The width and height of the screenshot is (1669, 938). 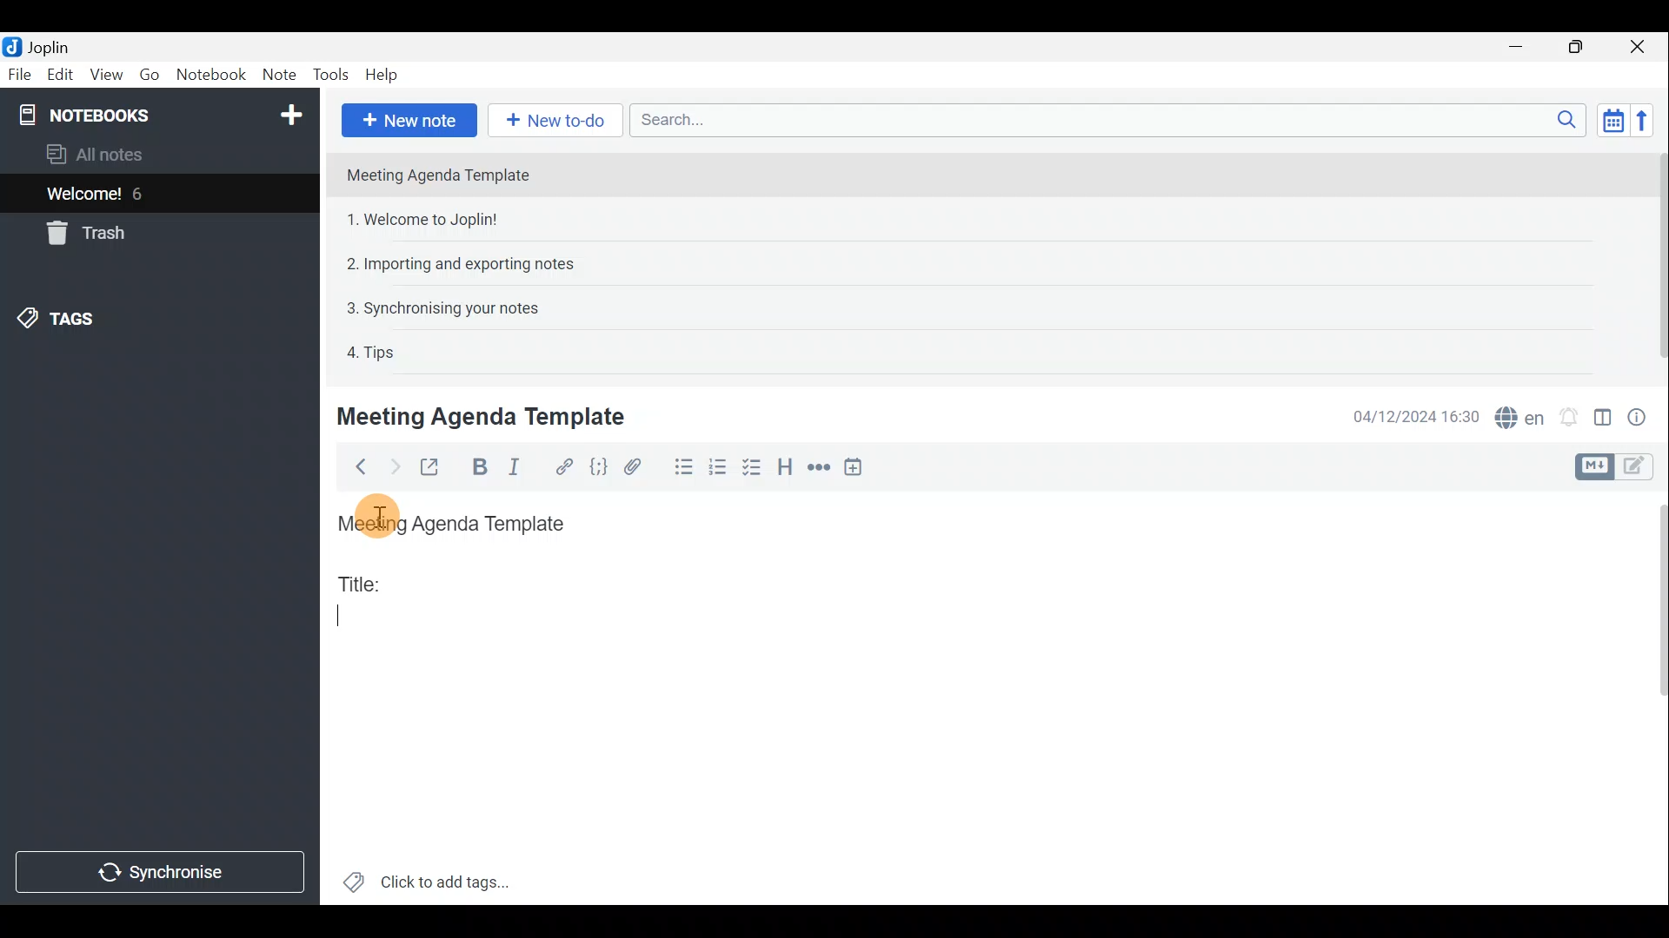 I want to click on Notebooks, so click(x=163, y=114).